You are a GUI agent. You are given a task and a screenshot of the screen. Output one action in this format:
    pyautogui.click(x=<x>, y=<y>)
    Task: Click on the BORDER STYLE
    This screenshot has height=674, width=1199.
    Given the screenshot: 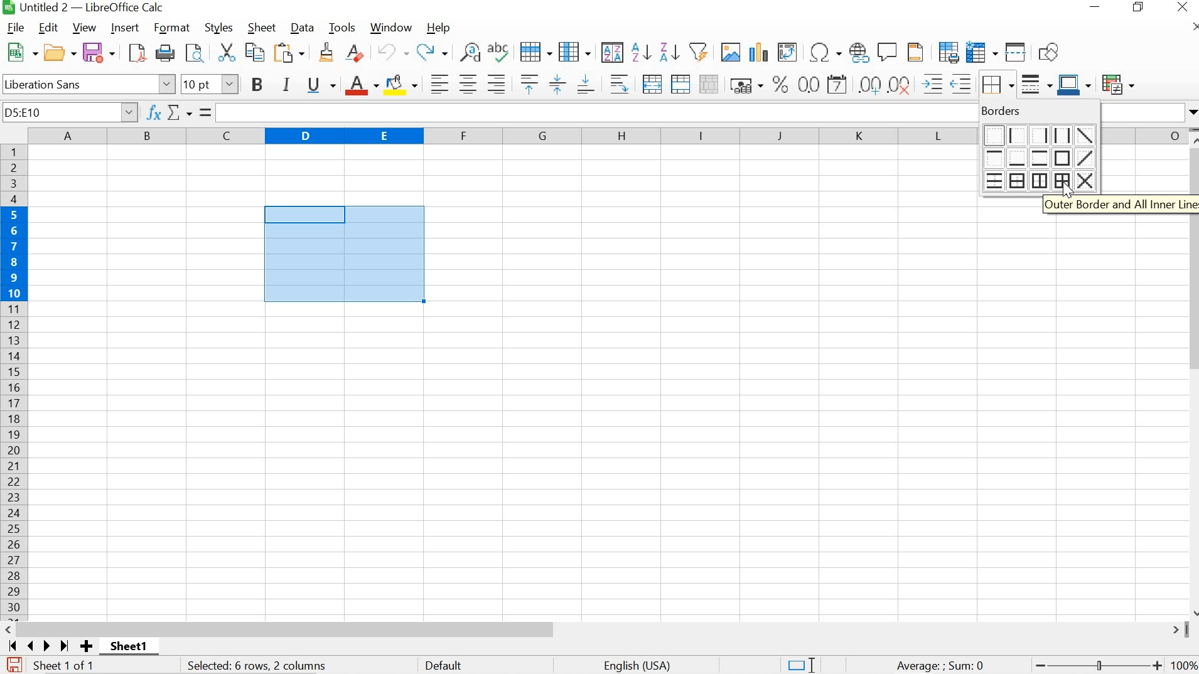 What is the action you would take?
    pyautogui.click(x=1037, y=85)
    